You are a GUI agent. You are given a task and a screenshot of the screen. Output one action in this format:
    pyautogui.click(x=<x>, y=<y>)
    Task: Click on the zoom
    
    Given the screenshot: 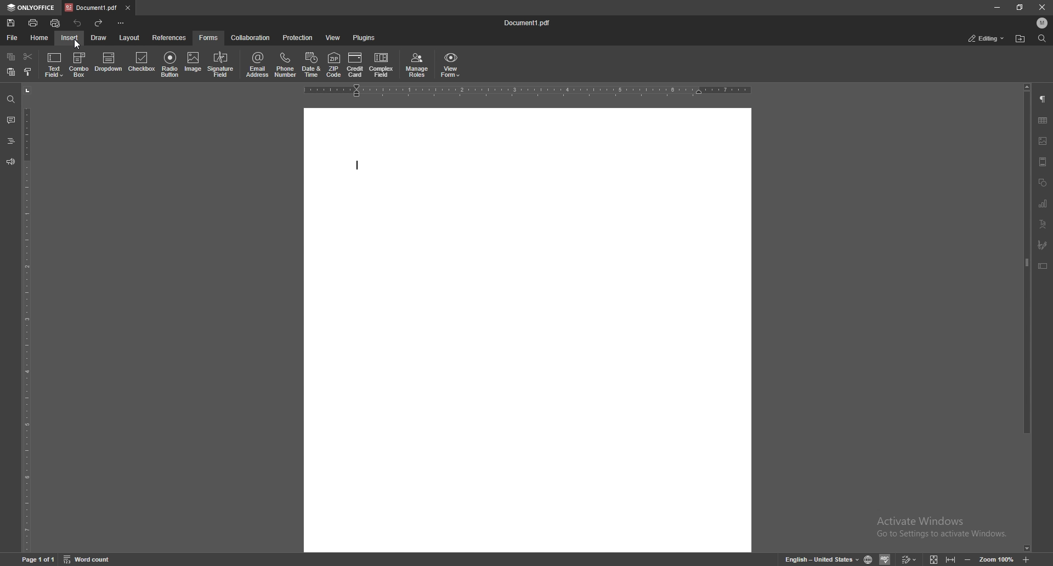 What is the action you would take?
    pyautogui.click(x=997, y=558)
    